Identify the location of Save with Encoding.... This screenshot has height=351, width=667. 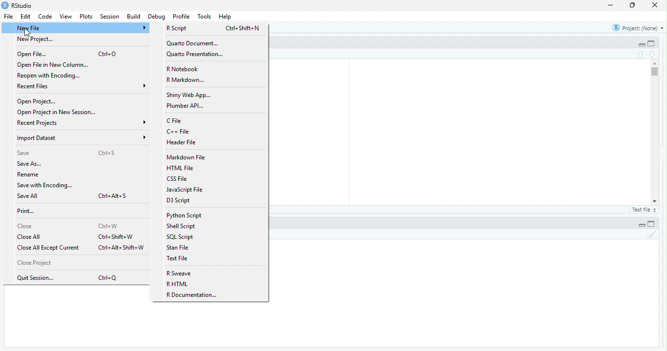
(45, 185).